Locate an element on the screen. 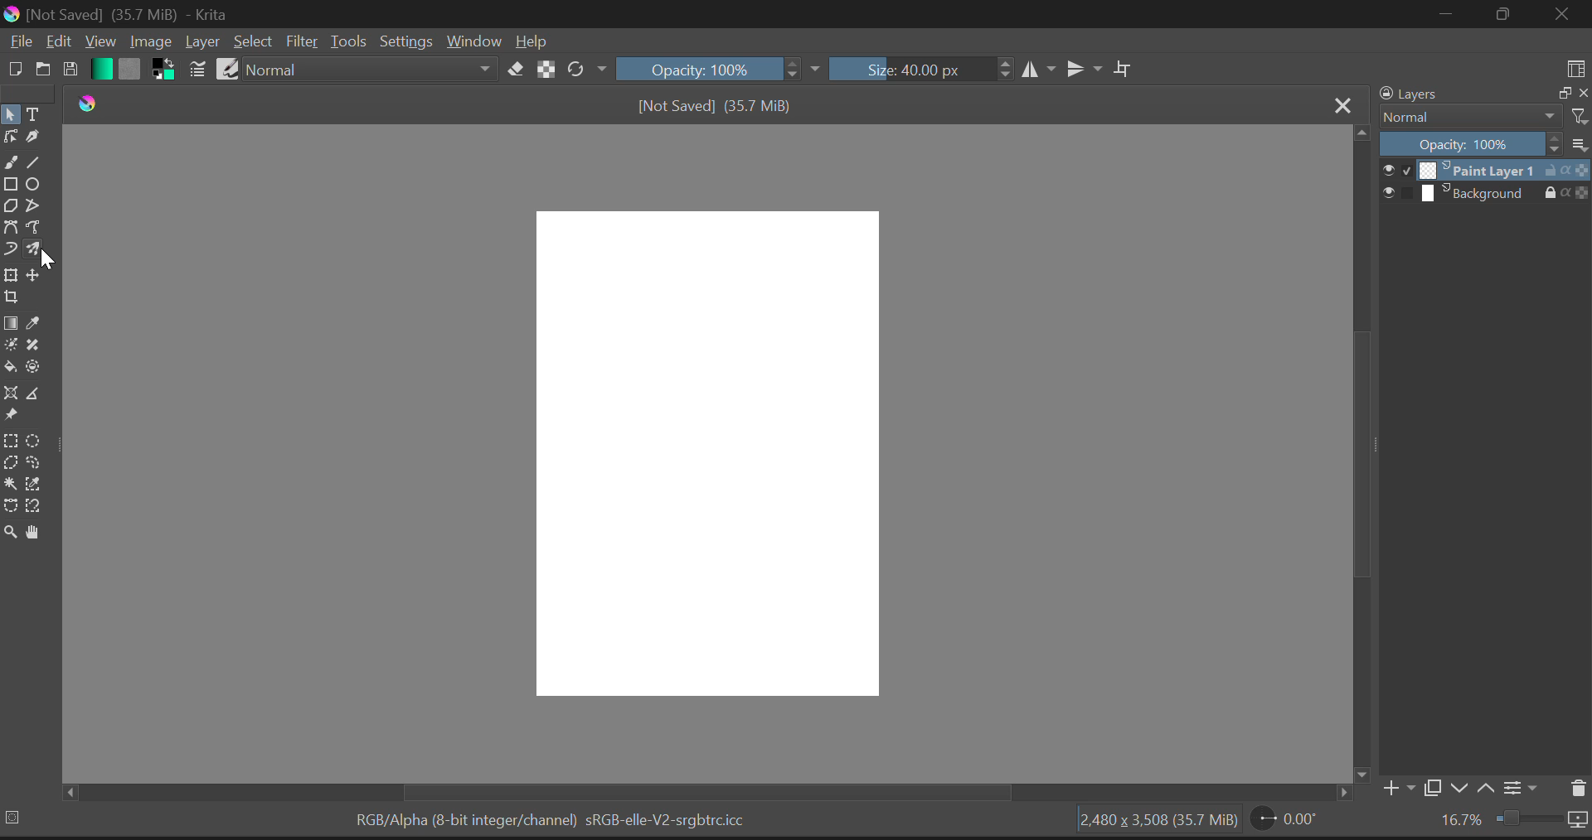 The width and height of the screenshot is (1592, 840). Window is located at coordinates (473, 42).